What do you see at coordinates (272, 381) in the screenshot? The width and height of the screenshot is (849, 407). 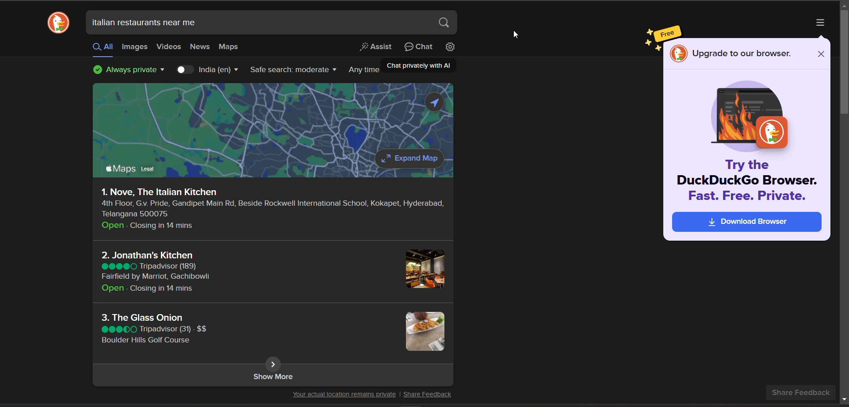 I see `show  more` at bounding box center [272, 381].